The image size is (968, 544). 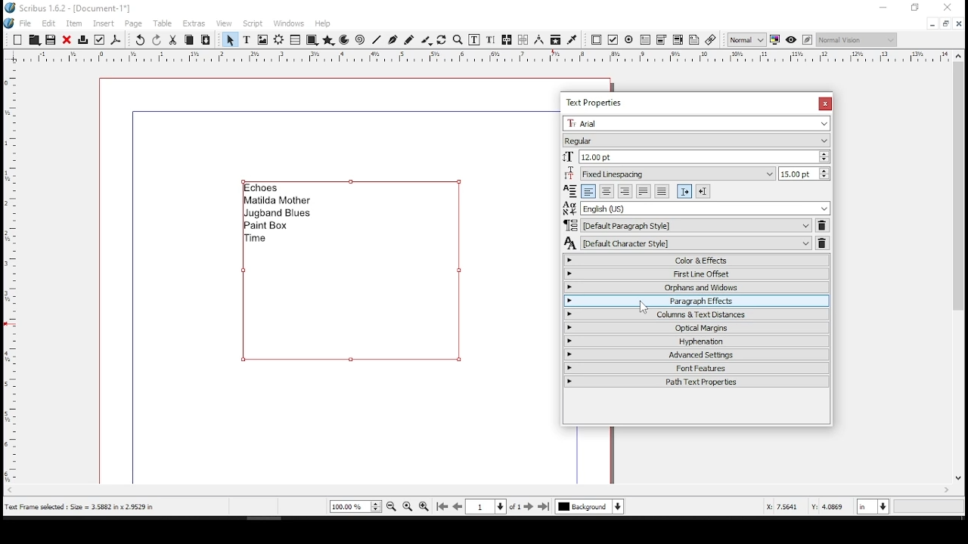 I want to click on restore, so click(x=916, y=8).